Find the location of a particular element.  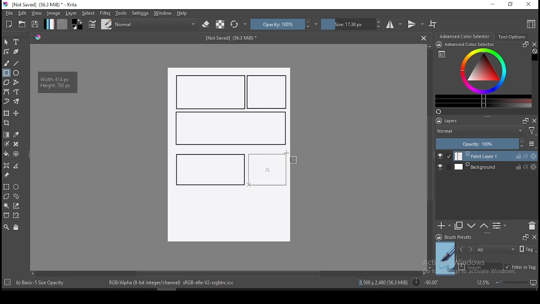

wrap around mode is located at coordinates (433, 24).